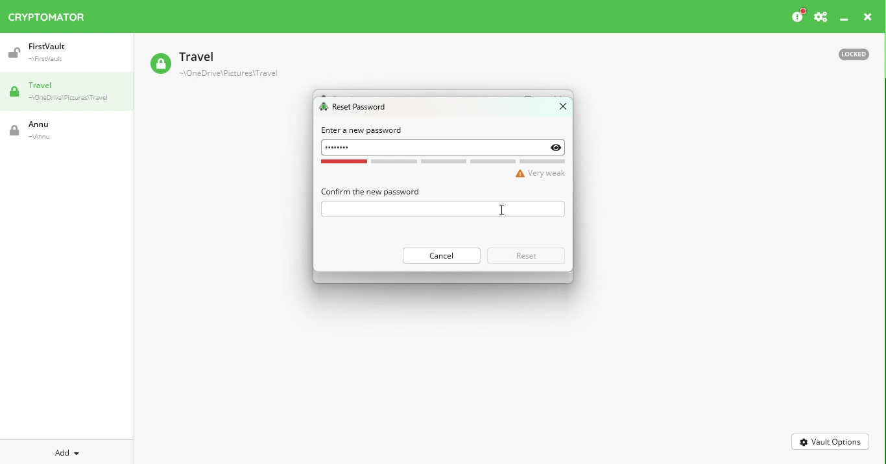 This screenshot has height=464, width=886. I want to click on cursor, so click(504, 209).